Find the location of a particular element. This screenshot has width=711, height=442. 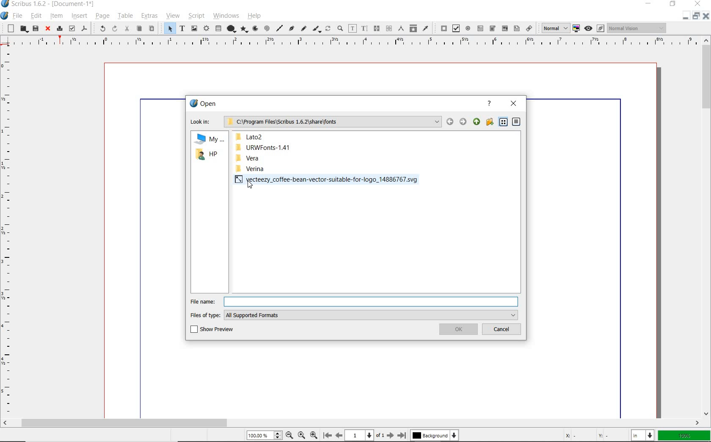

spiral is located at coordinates (267, 28).